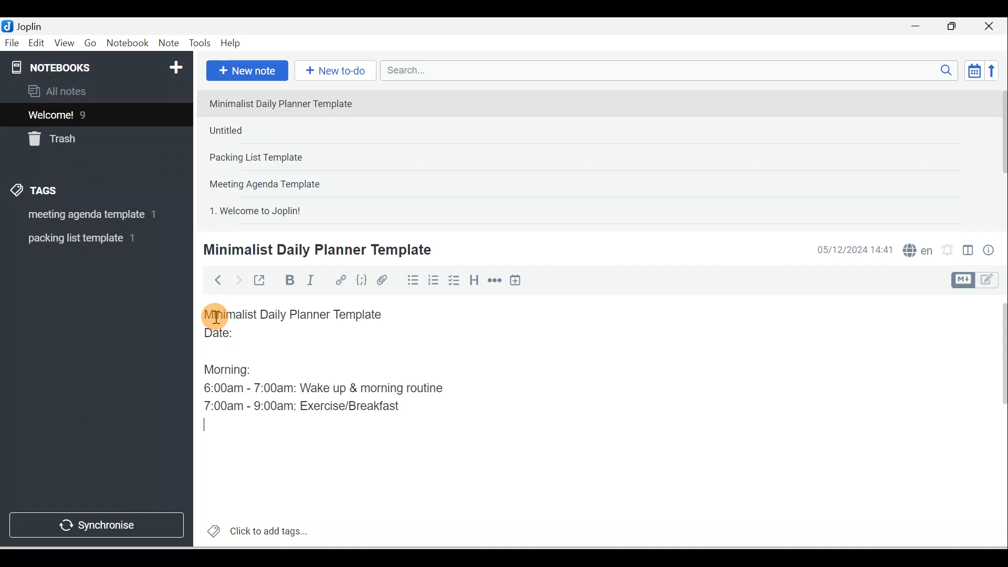  What do you see at coordinates (248, 338) in the screenshot?
I see `Date:` at bounding box center [248, 338].